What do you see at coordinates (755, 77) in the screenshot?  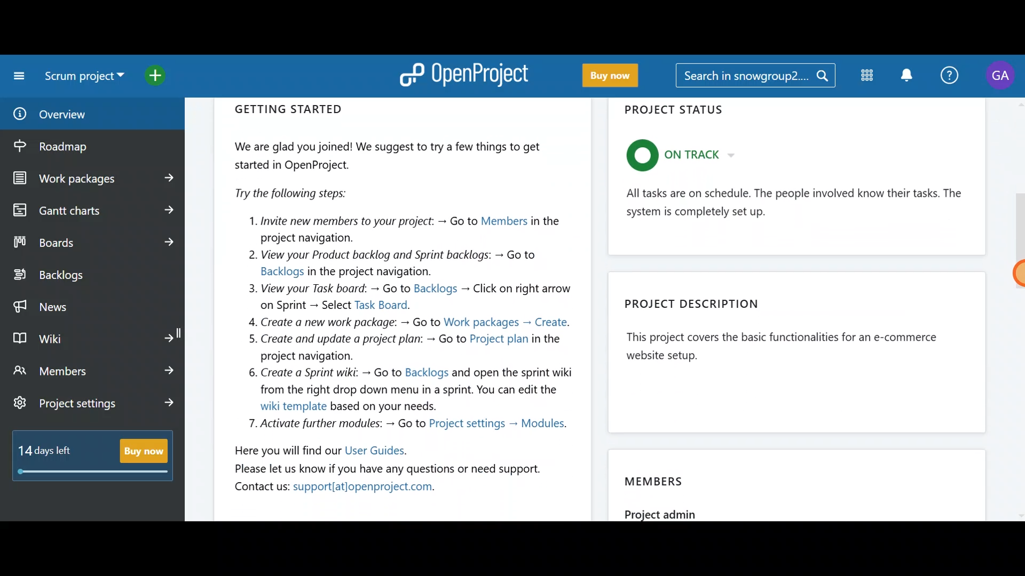 I see `Search bar` at bounding box center [755, 77].